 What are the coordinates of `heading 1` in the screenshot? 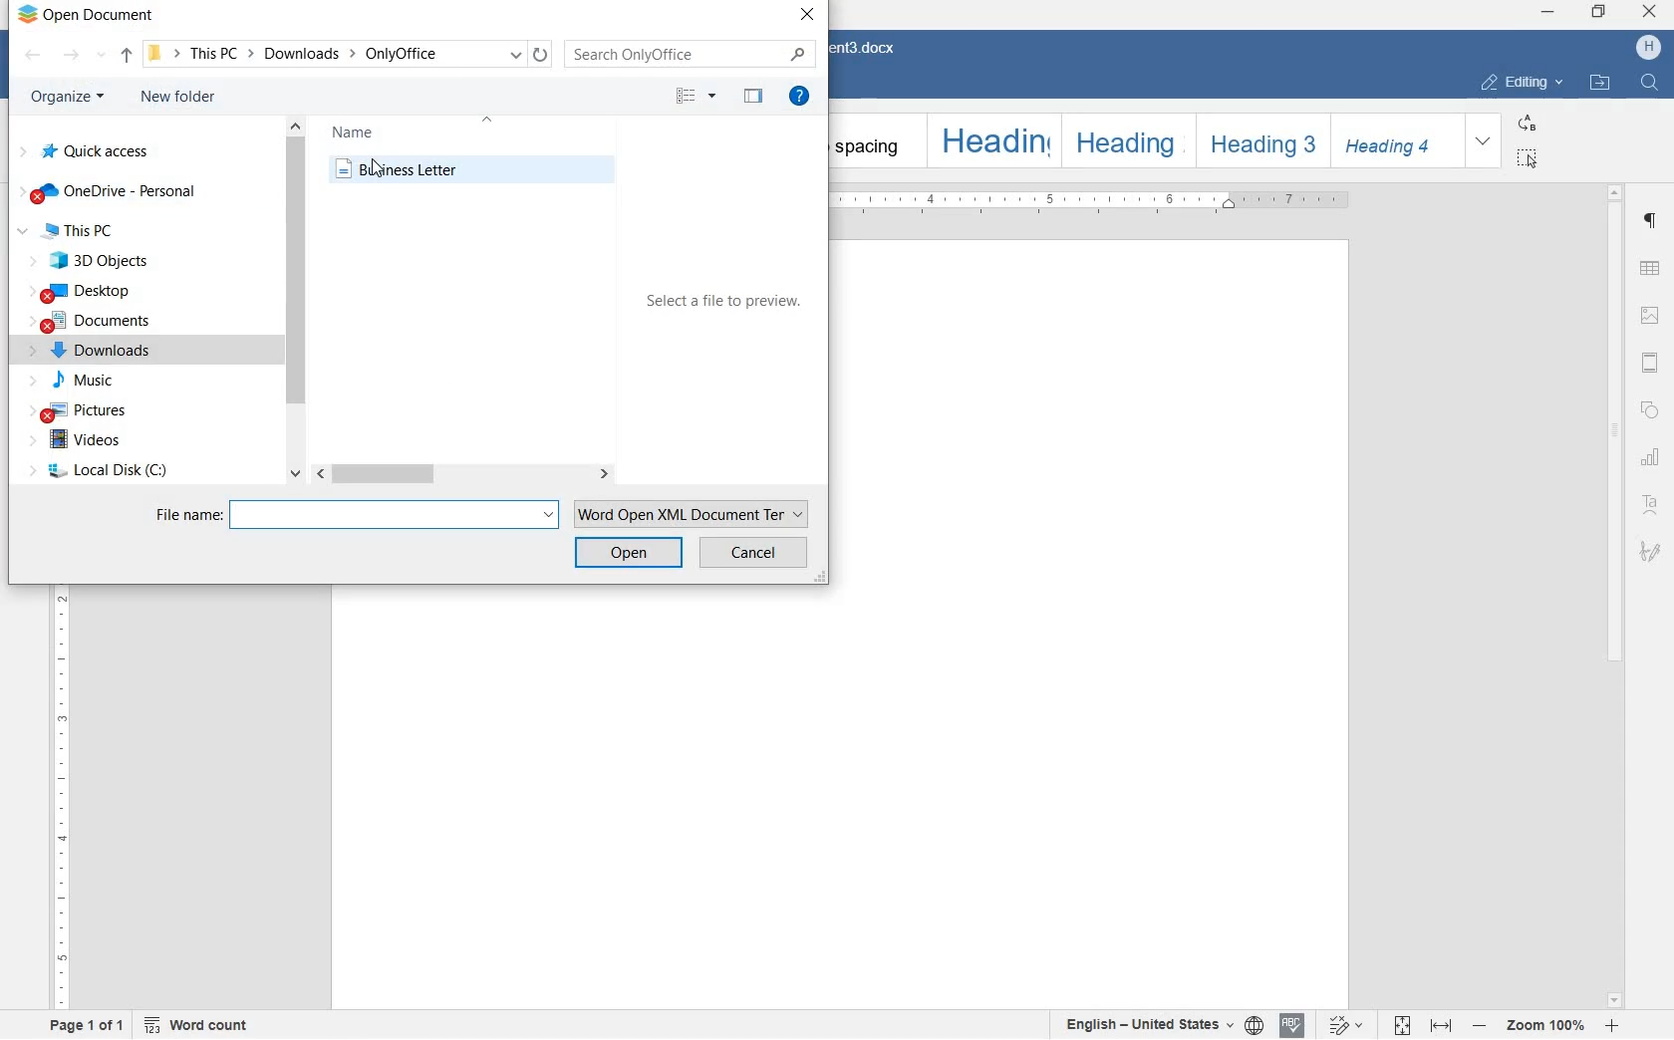 It's located at (991, 141).